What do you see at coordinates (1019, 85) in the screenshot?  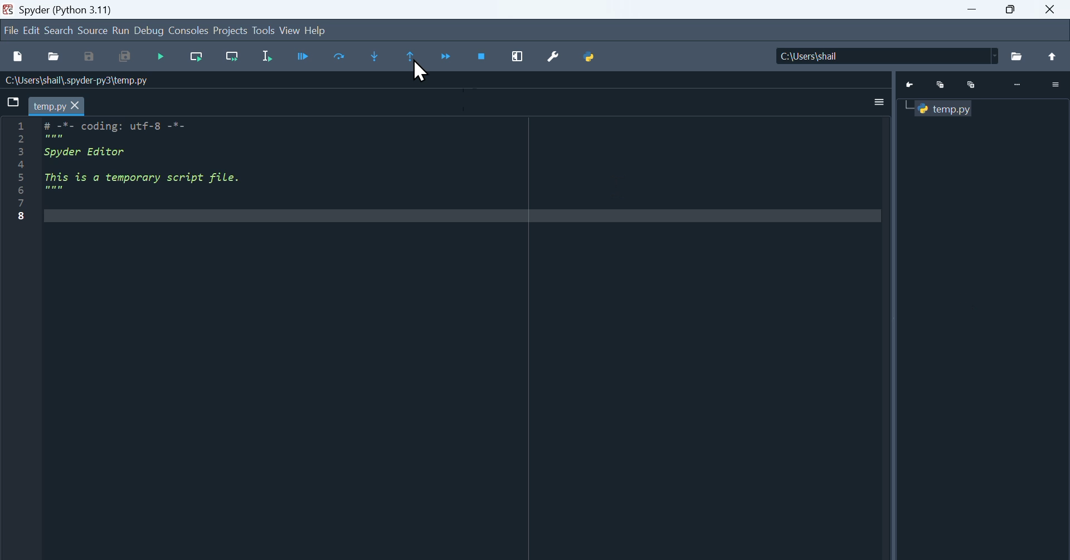 I see `More` at bounding box center [1019, 85].